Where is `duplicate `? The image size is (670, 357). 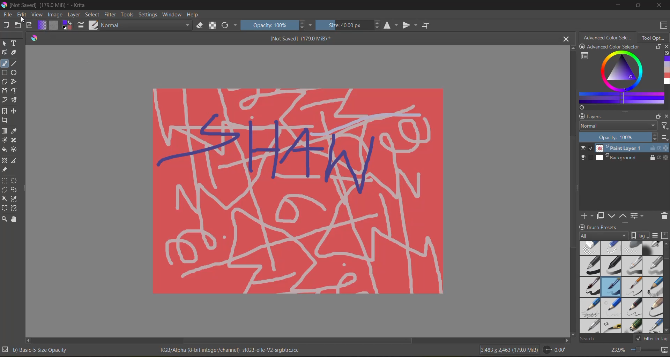
duplicate  is located at coordinates (601, 216).